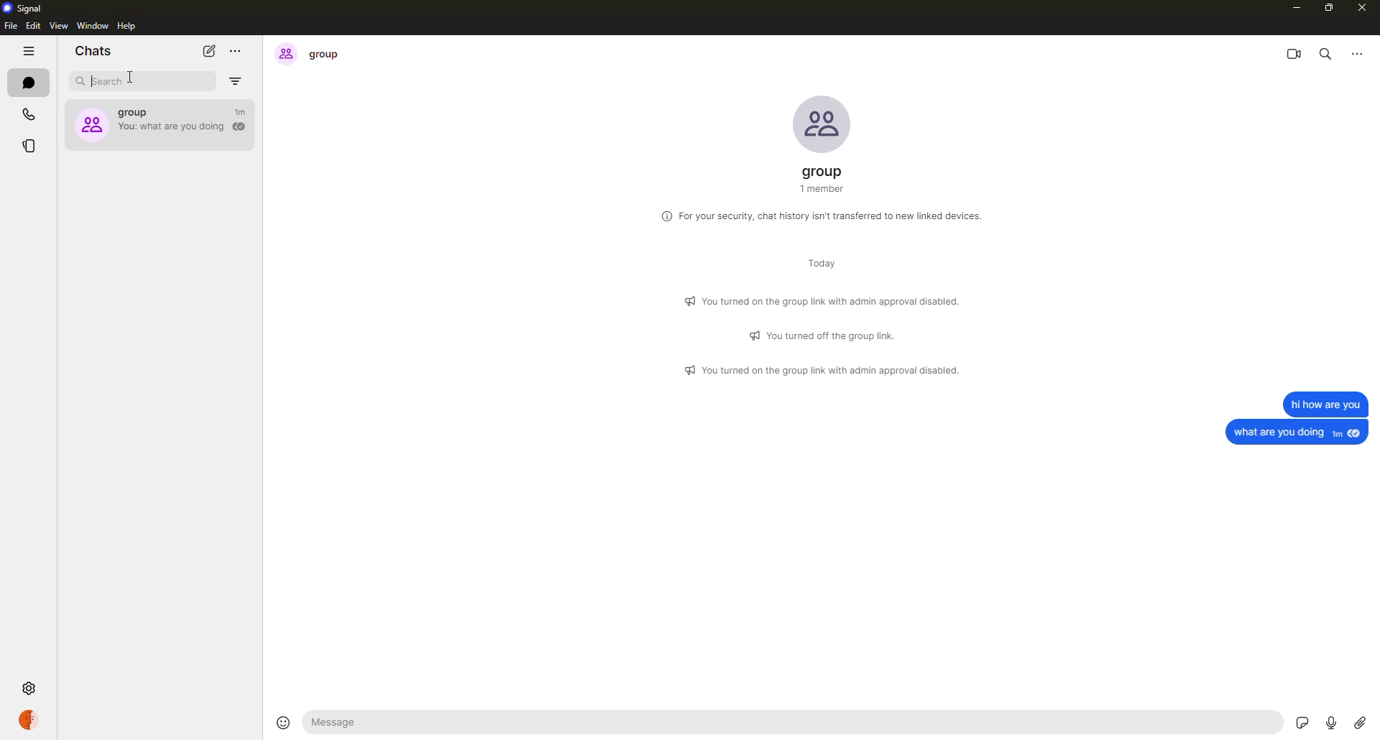  I want to click on message, so click(342, 723).